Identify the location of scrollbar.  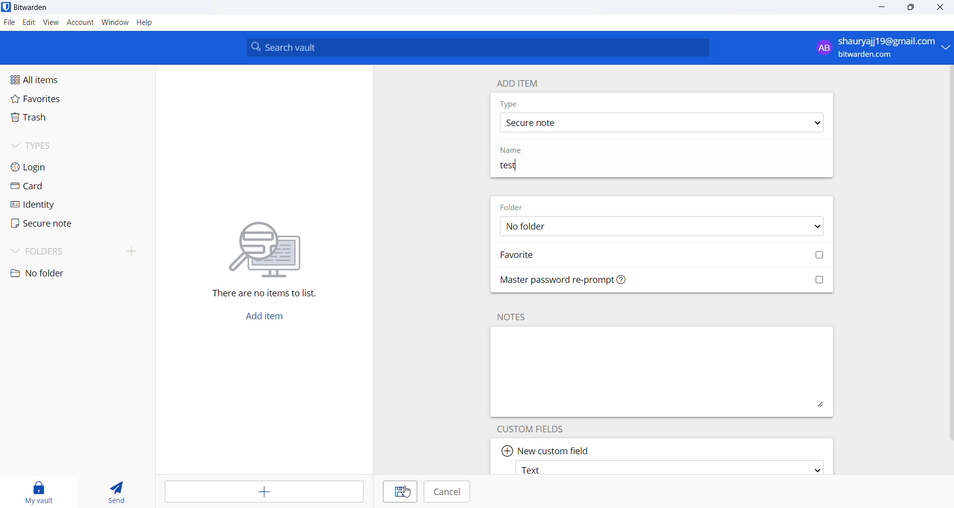
(953, 254).